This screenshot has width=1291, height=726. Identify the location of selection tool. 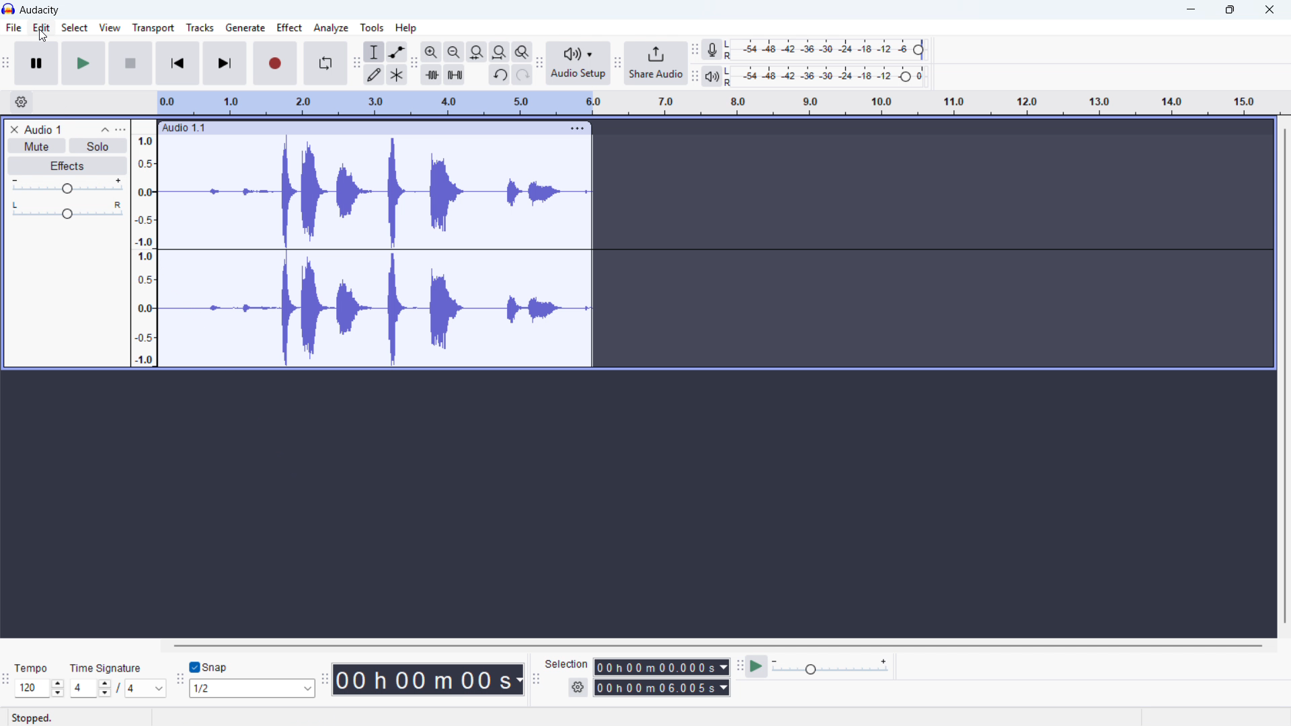
(374, 52).